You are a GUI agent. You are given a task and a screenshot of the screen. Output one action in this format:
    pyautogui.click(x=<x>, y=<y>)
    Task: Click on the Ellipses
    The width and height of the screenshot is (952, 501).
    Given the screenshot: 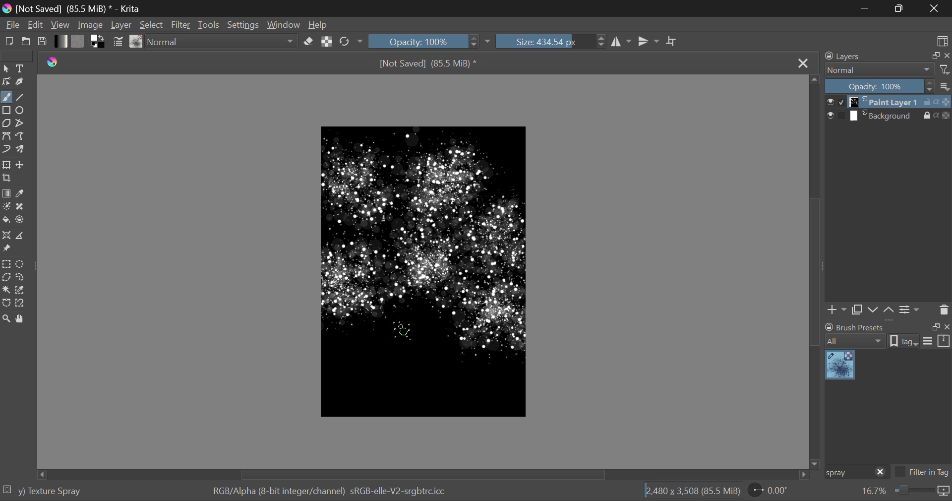 What is the action you would take?
    pyautogui.click(x=21, y=111)
    